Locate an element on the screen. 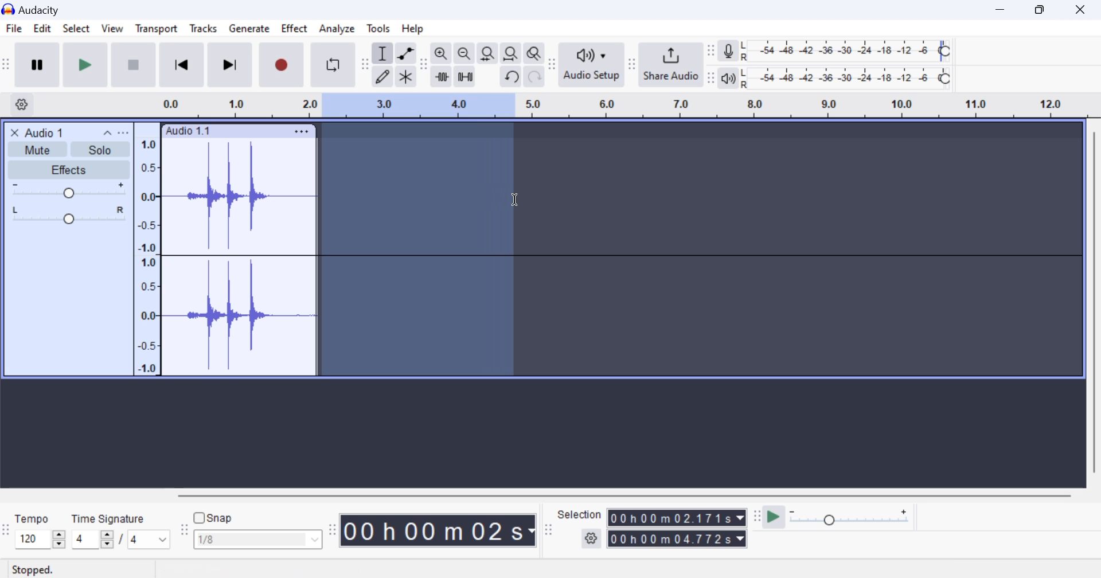  Playback Speed is located at coordinates (856, 518).